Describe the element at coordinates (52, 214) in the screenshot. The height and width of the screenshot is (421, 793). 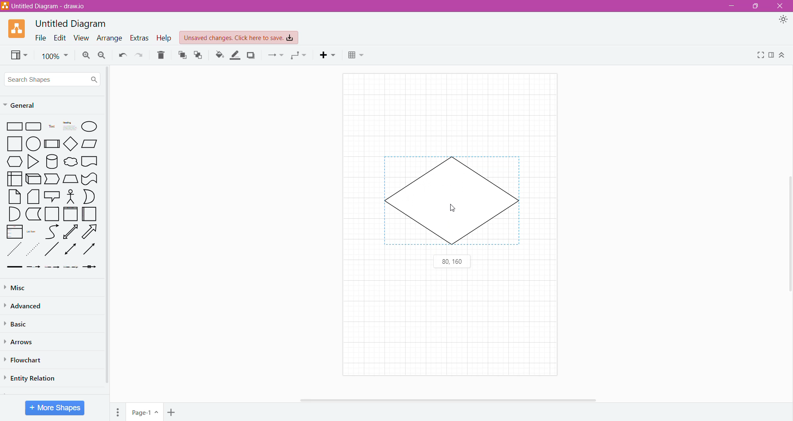
I see `Container` at that location.